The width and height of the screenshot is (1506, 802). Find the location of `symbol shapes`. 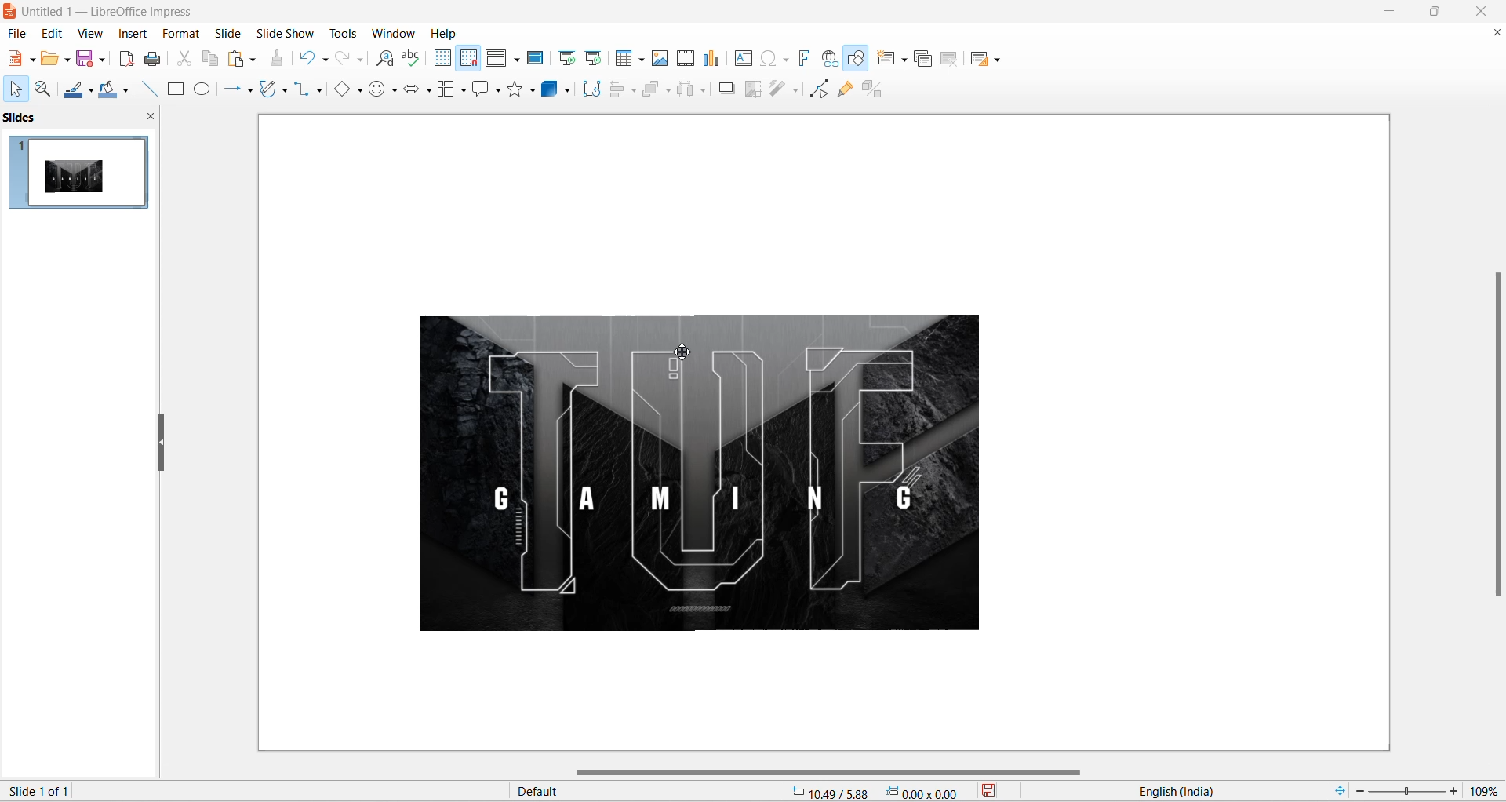

symbol shapes is located at coordinates (396, 93).